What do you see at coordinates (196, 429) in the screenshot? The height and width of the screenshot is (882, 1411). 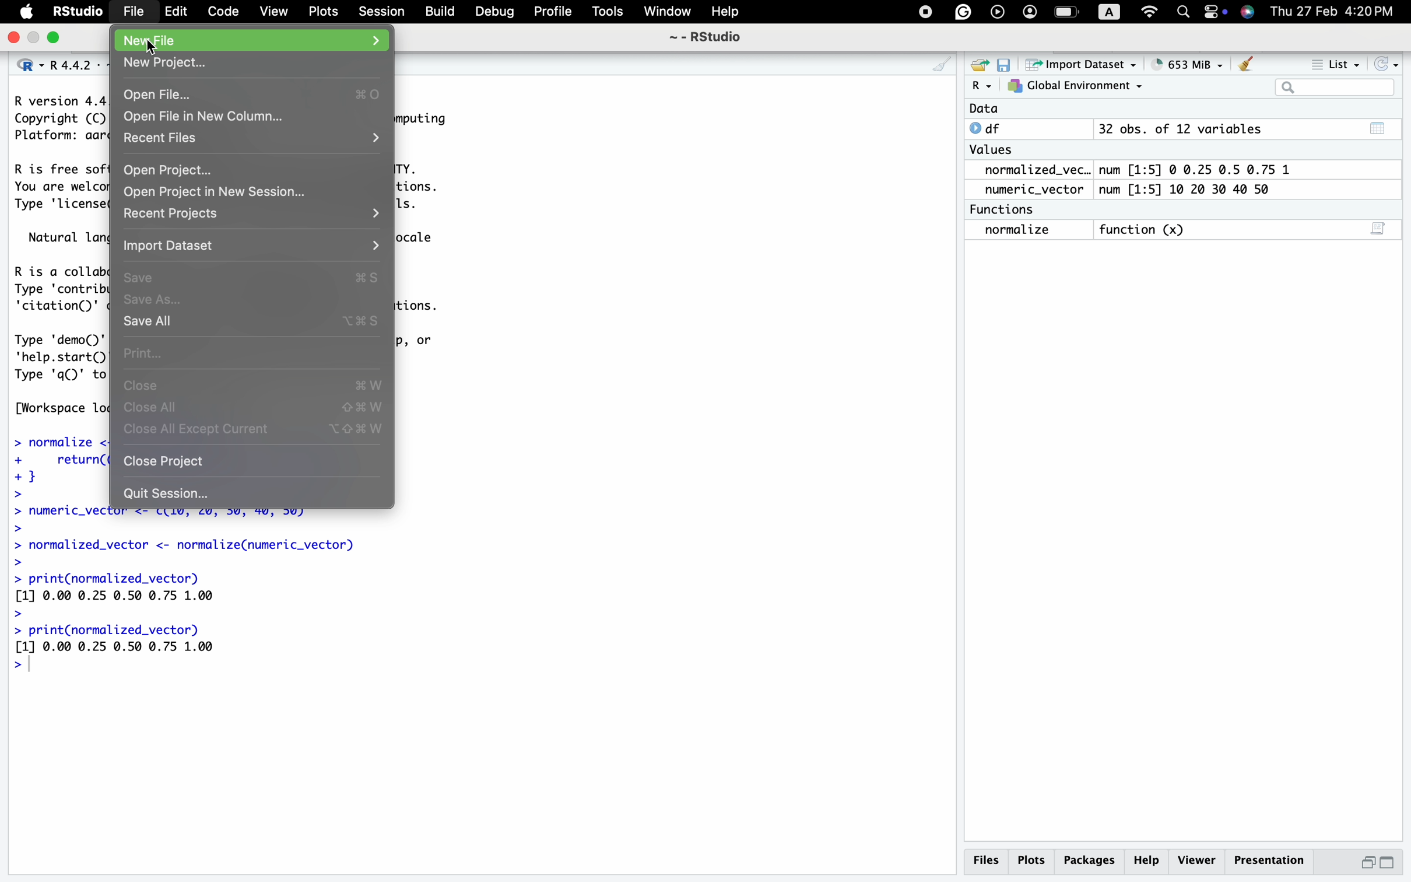 I see `Close All Except Current` at bounding box center [196, 429].